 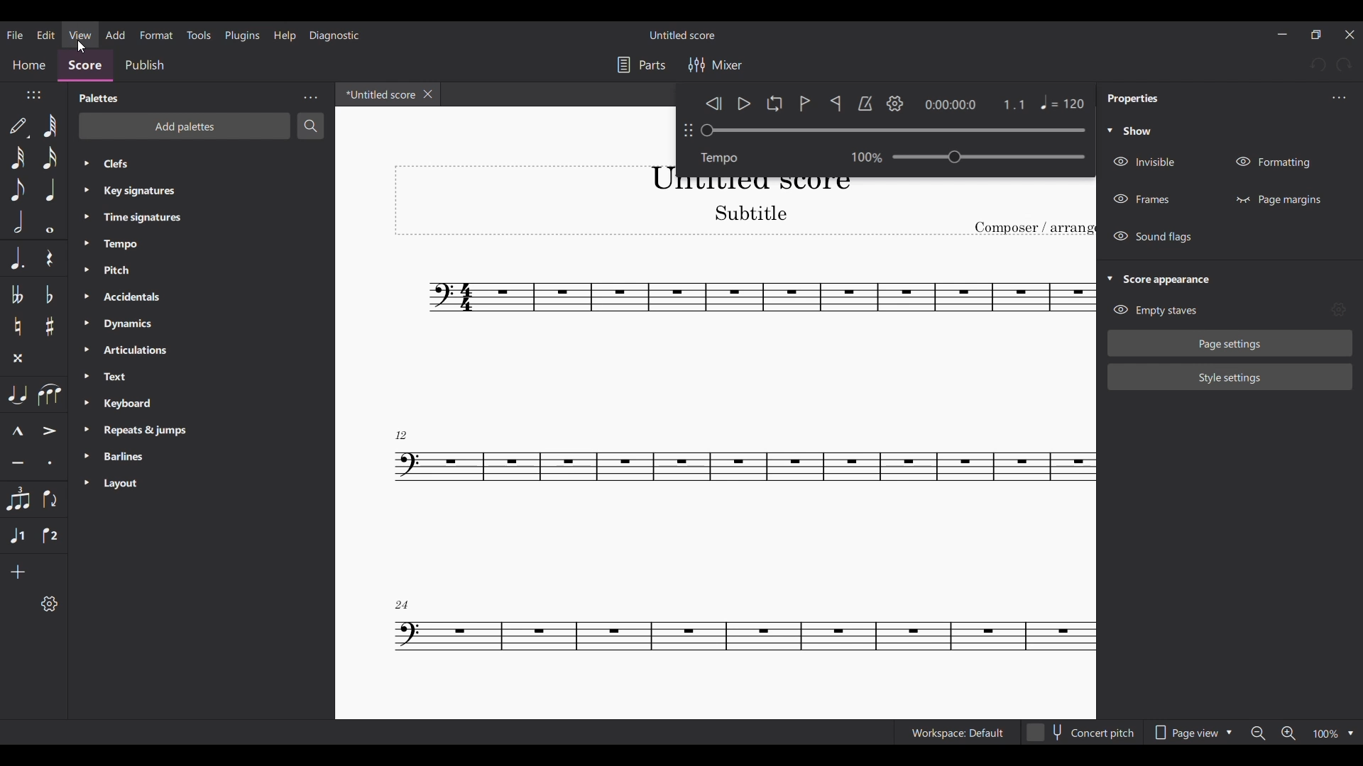 What do you see at coordinates (1081, 732) in the screenshot?
I see `Concert pitch` at bounding box center [1081, 732].